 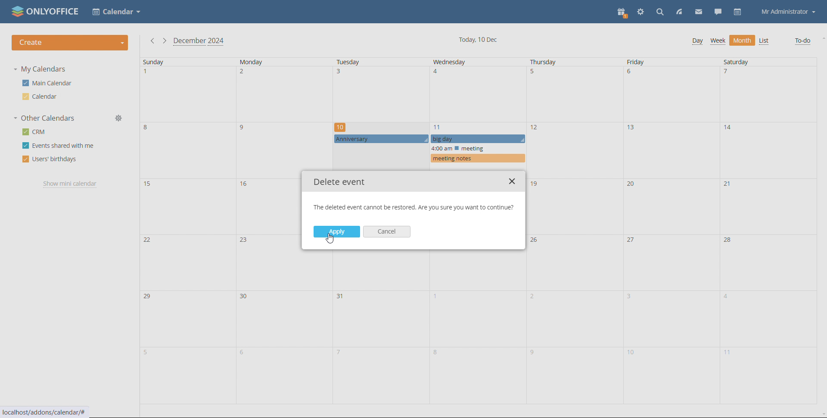 I want to click on to-do, so click(x=802, y=41).